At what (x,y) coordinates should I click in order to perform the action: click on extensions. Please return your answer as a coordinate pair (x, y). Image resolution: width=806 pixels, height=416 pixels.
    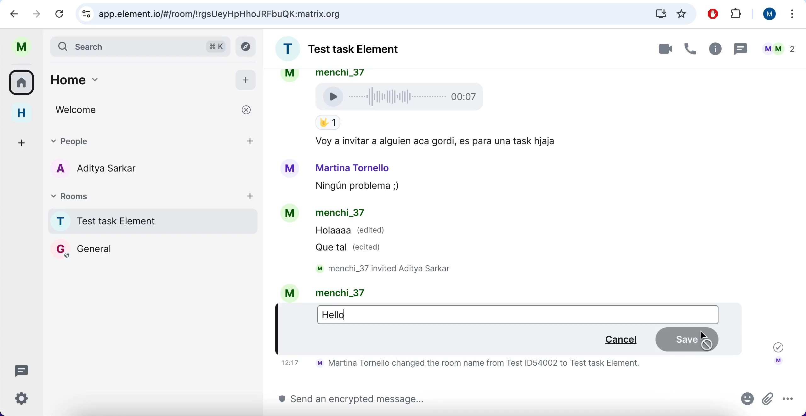
    Looking at the image, I should click on (740, 14).